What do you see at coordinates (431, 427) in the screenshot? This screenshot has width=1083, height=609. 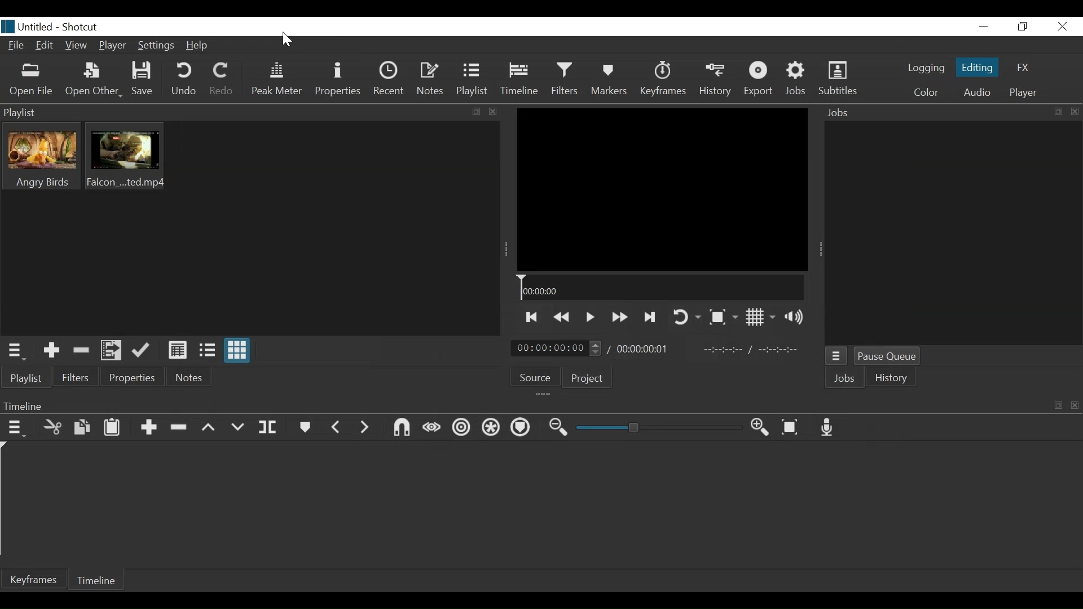 I see `Scrub wile dragging` at bounding box center [431, 427].